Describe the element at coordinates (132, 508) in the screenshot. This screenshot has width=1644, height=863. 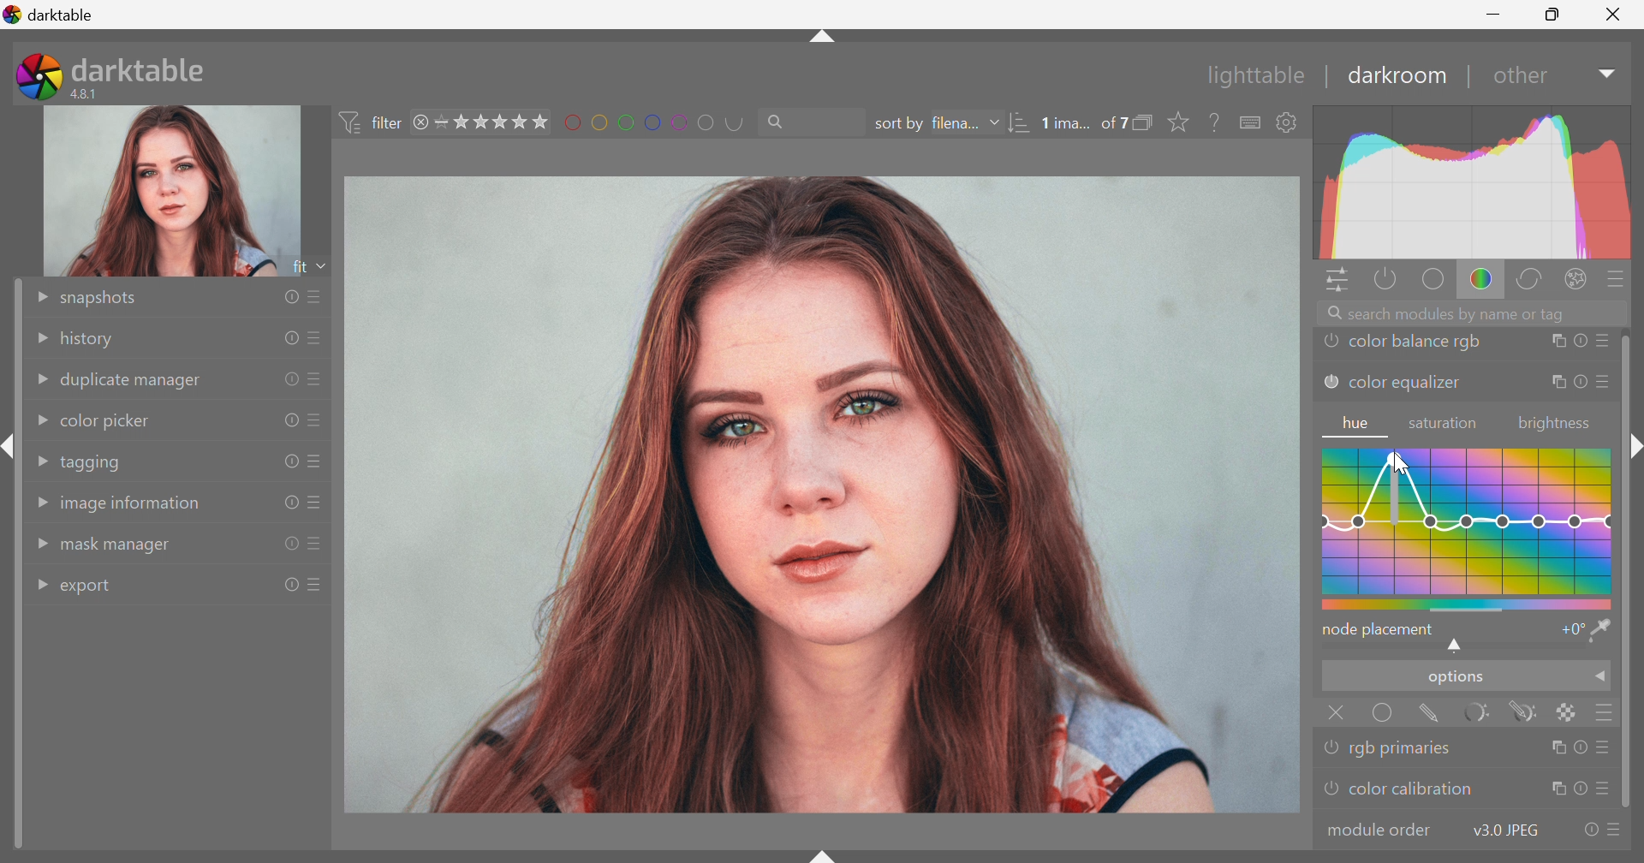
I see `image information` at that location.